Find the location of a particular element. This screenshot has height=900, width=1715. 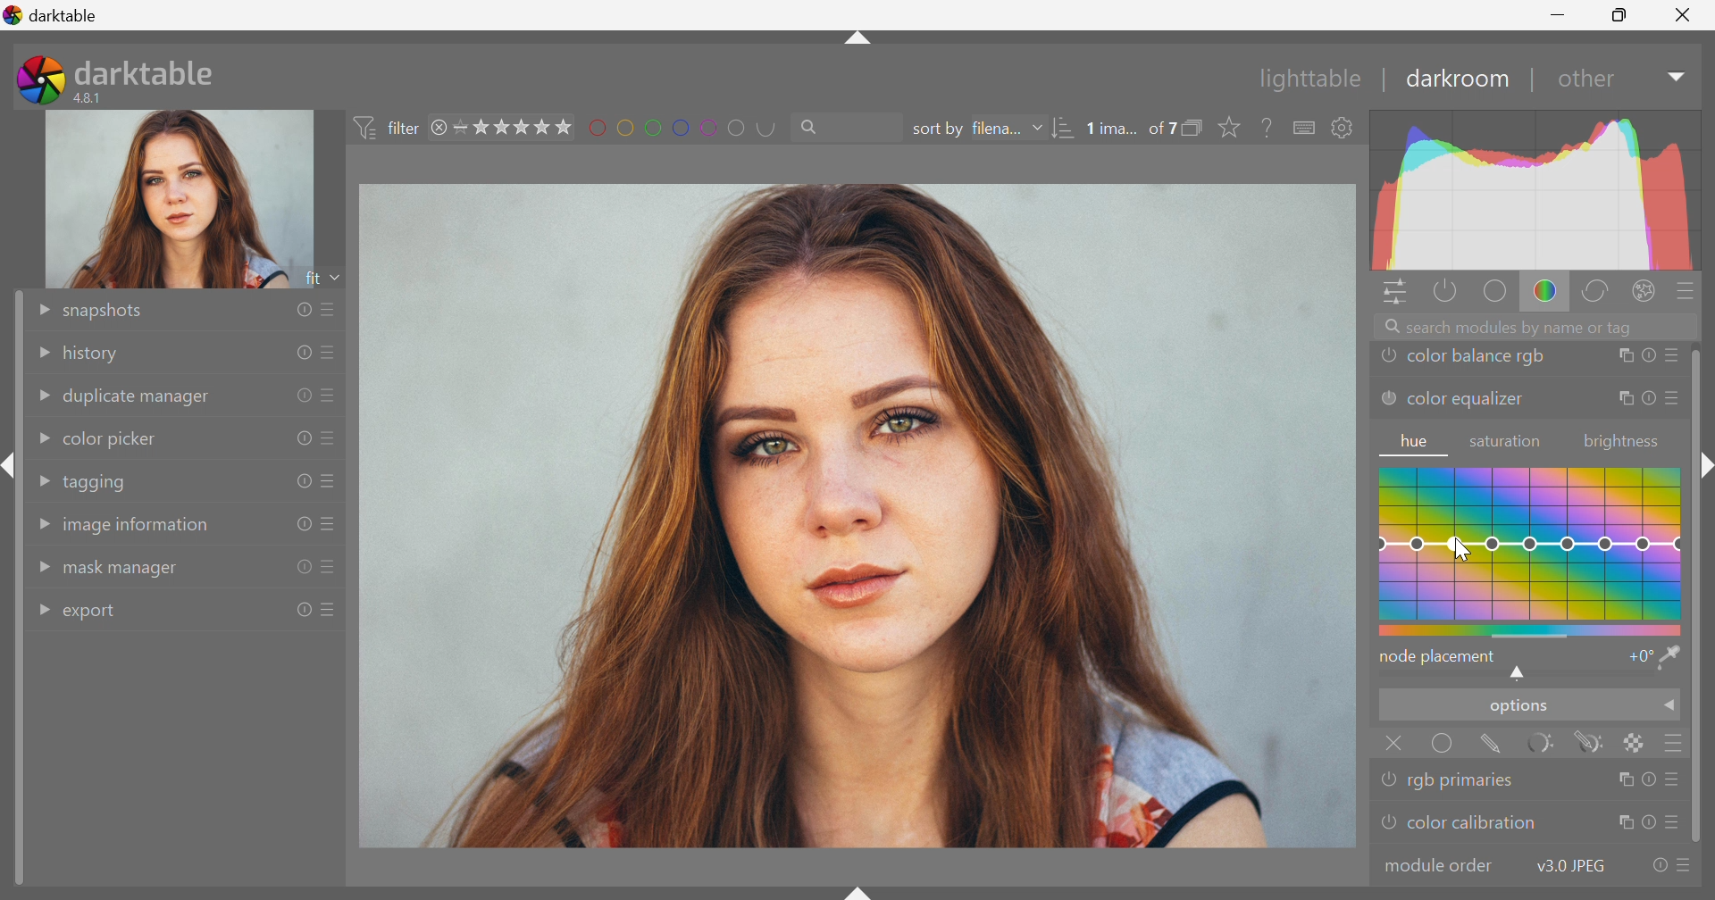

lighttable is located at coordinates (1304, 79).